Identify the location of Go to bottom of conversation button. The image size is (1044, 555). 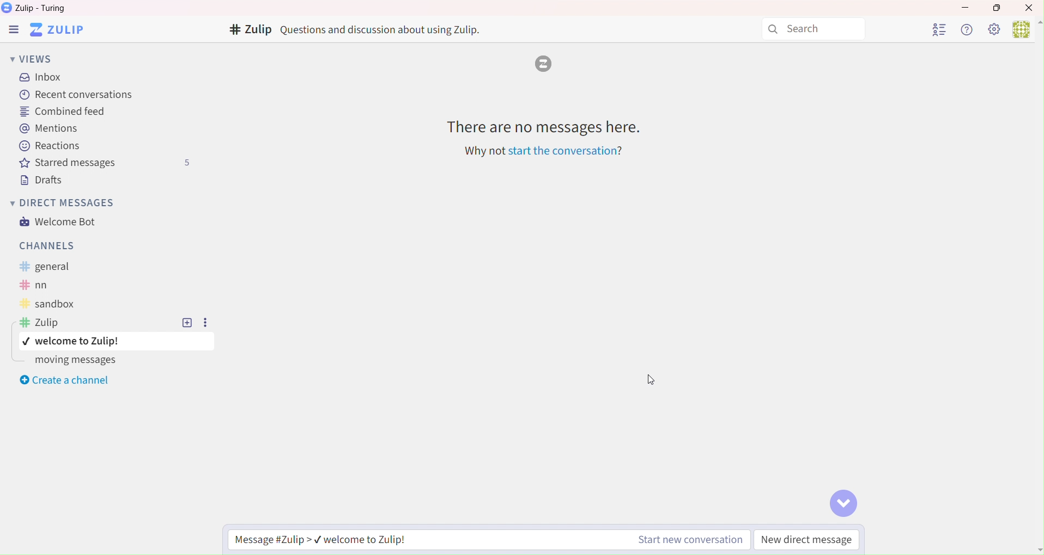
(843, 503).